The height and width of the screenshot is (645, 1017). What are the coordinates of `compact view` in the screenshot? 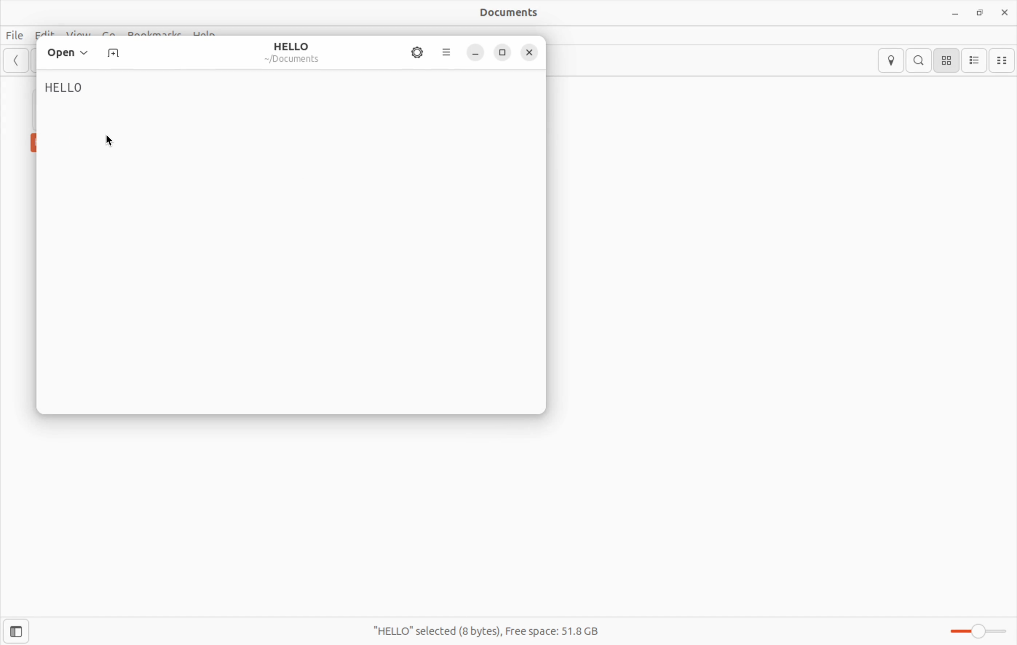 It's located at (1004, 60).